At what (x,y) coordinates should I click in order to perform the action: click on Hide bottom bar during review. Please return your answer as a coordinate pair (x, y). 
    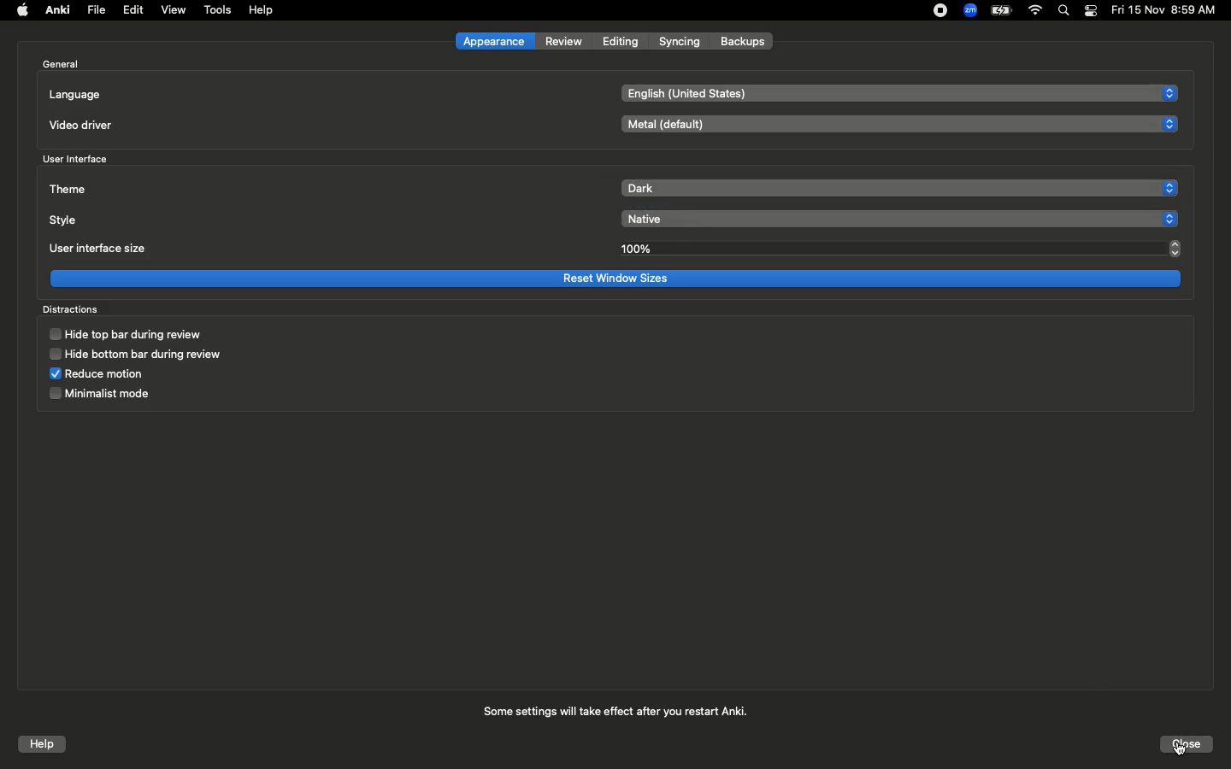
    Looking at the image, I should click on (138, 355).